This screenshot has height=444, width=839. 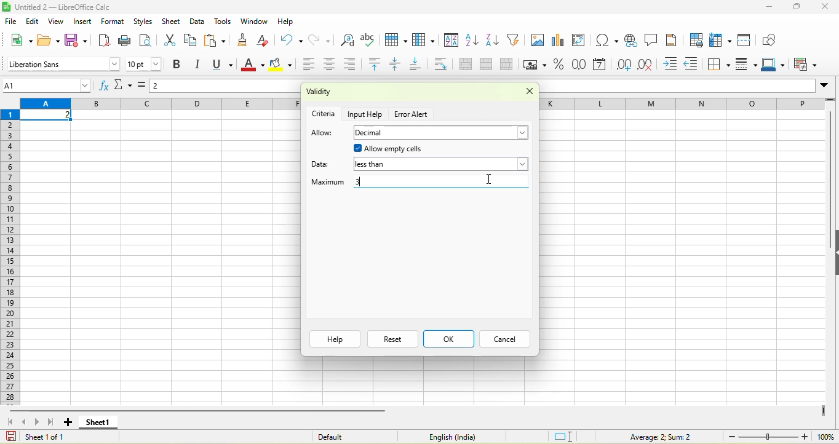 I want to click on add new sheet, so click(x=68, y=422).